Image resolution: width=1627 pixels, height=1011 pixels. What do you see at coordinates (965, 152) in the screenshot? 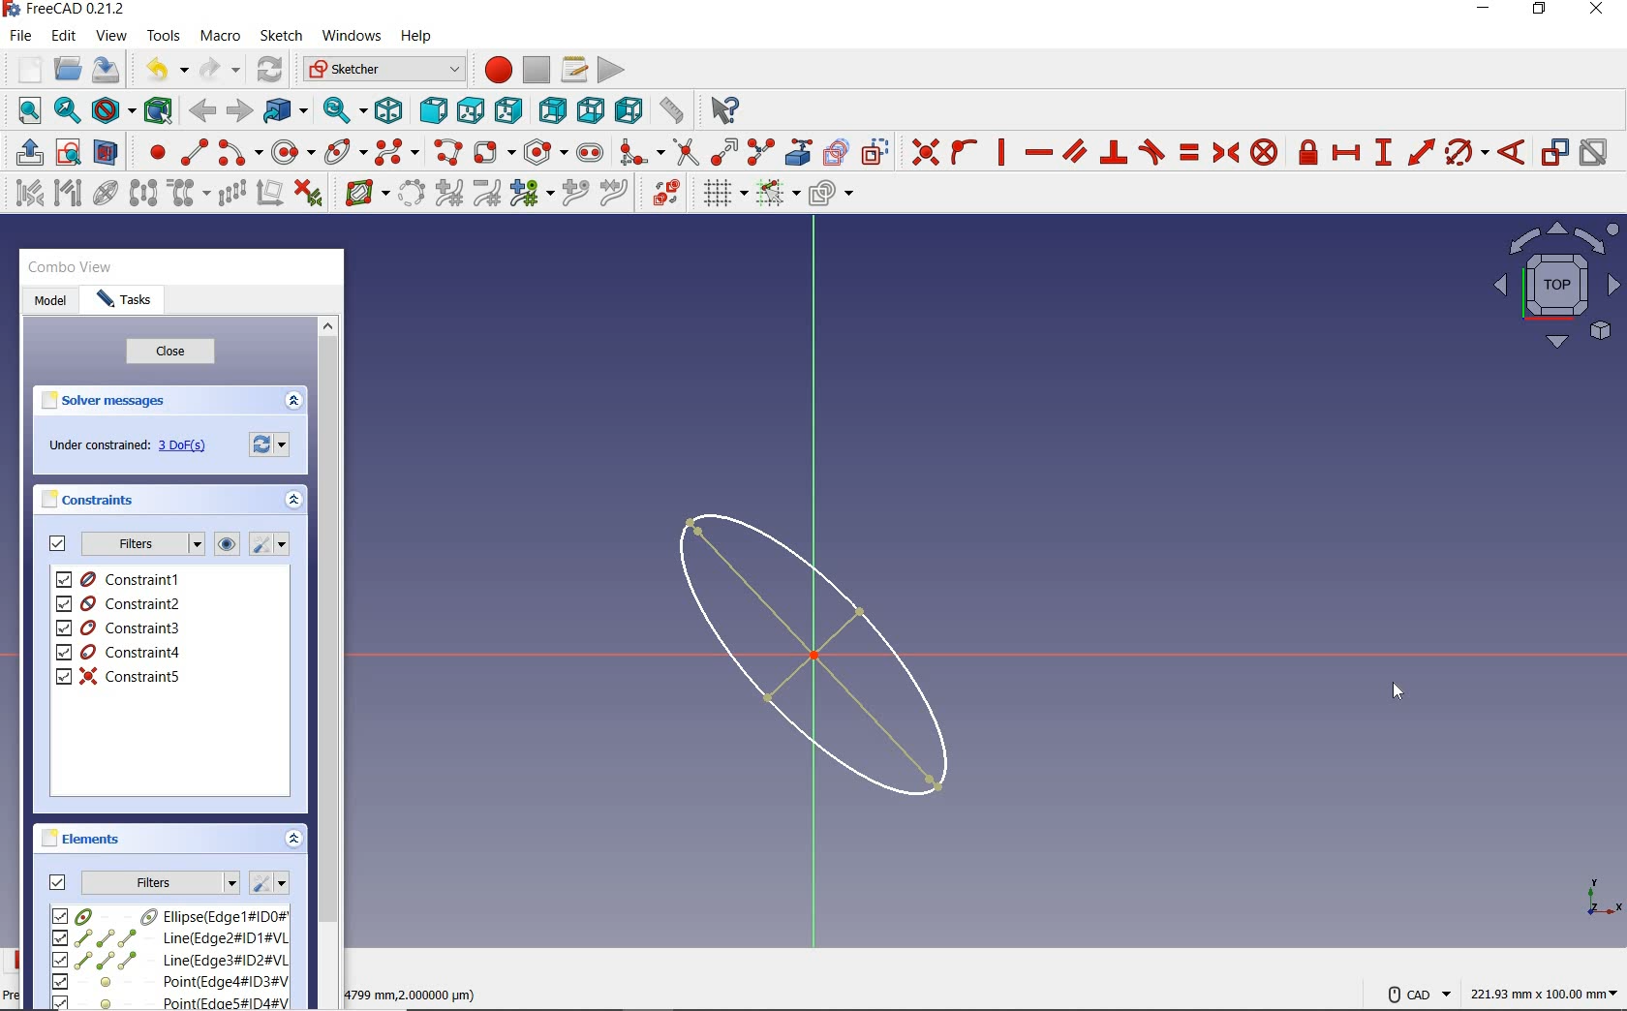
I see `constrain point onto object` at bounding box center [965, 152].